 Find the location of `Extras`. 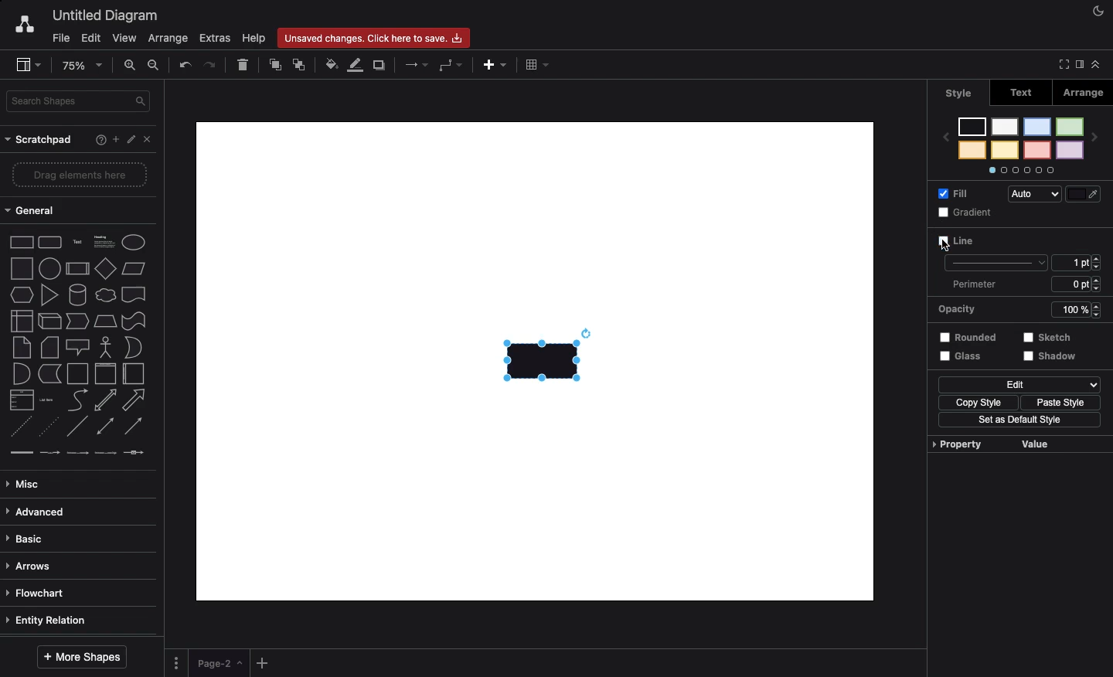

Extras is located at coordinates (213, 38).